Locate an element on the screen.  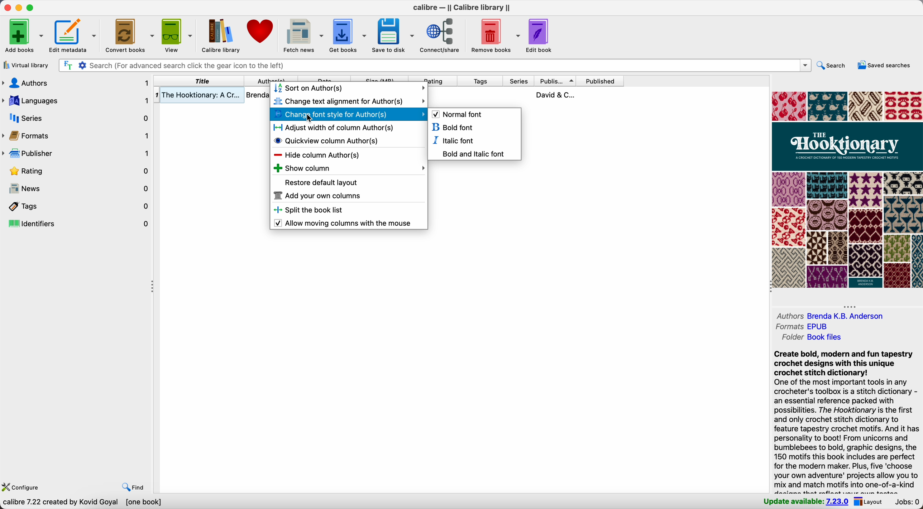
book cover preview is located at coordinates (847, 190).